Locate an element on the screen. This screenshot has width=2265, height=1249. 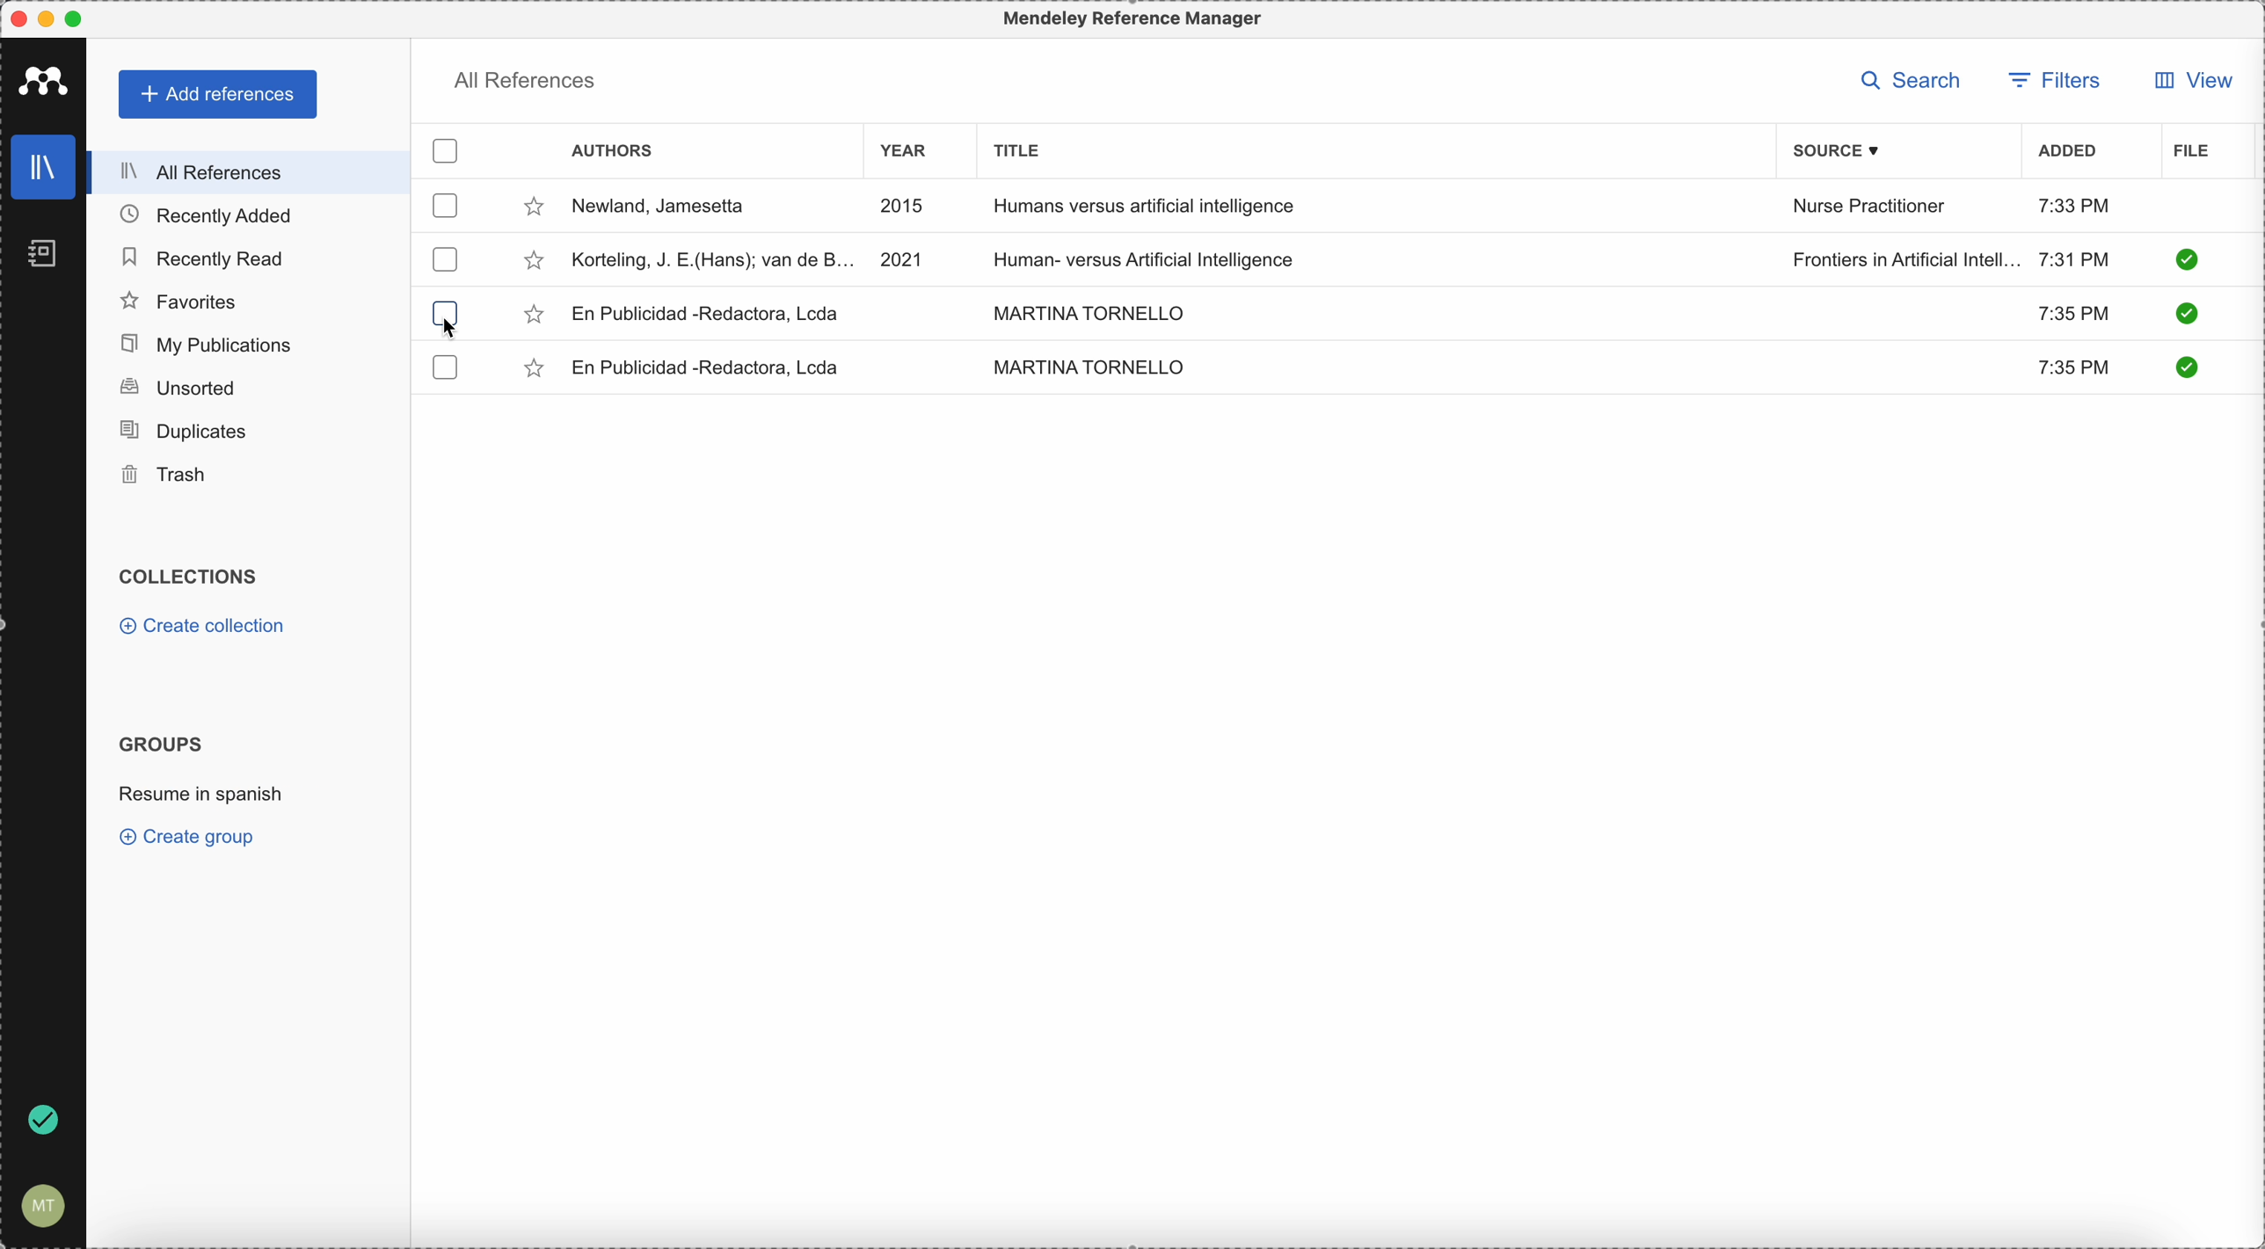
checkbox is located at coordinates (445, 305).